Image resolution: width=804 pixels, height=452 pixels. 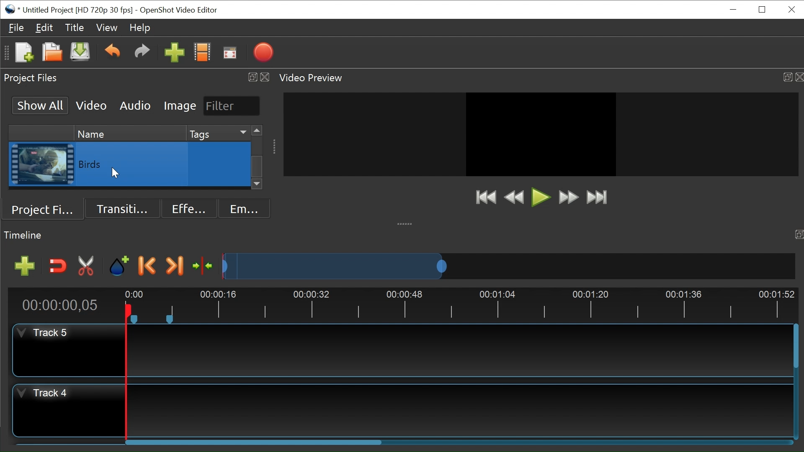 What do you see at coordinates (80, 9) in the screenshot?
I see `Project Name` at bounding box center [80, 9].